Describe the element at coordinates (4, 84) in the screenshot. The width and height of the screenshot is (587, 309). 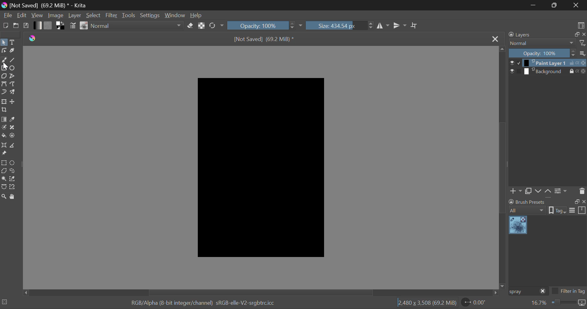
I see `Bezier Curve` at that location.